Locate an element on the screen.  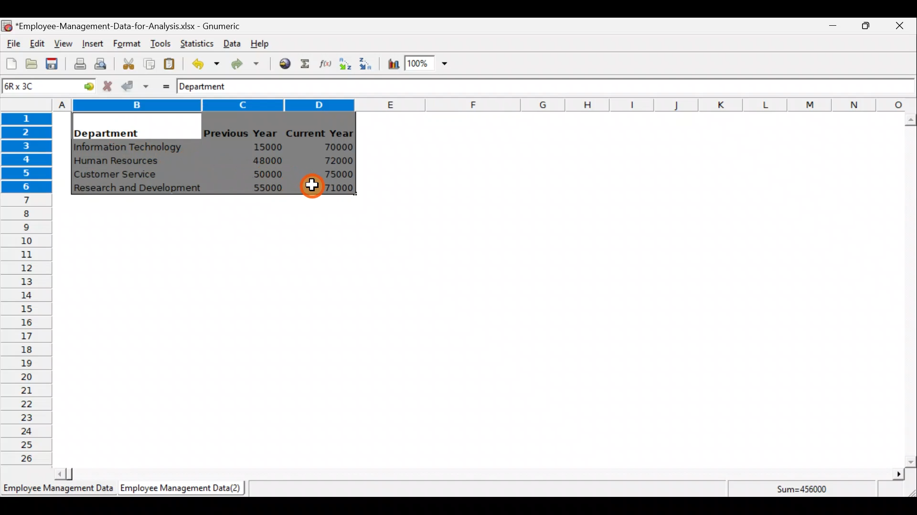
Open a file is located at coordinates (34, 65).